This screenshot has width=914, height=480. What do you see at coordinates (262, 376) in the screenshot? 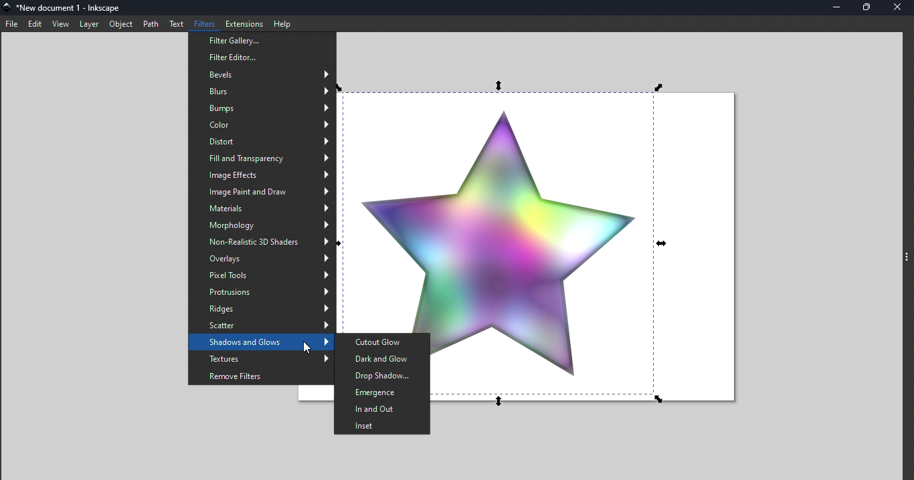
I see `Remove filter` at bounding box center [262, 376].